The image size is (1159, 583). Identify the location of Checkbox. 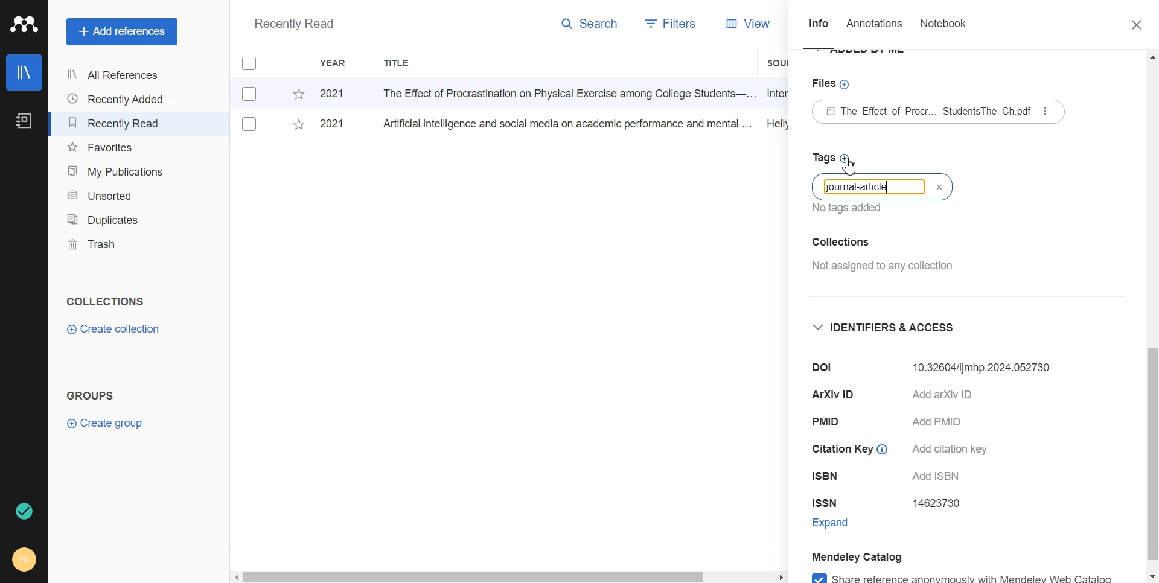
(252, 93).